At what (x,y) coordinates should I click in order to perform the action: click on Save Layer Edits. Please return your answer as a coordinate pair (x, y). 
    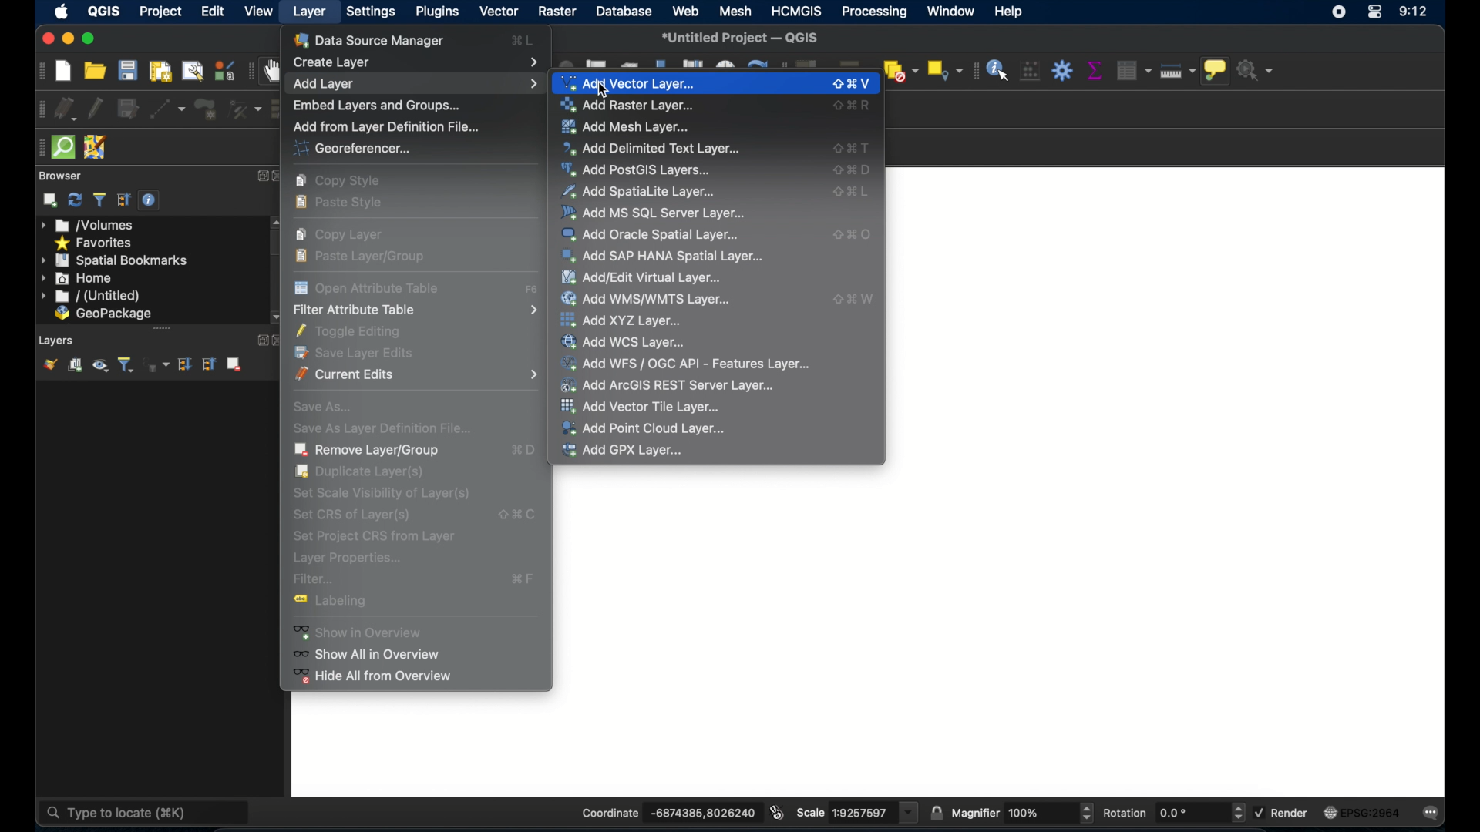
    Looking at the image, I should click on (360, 354).